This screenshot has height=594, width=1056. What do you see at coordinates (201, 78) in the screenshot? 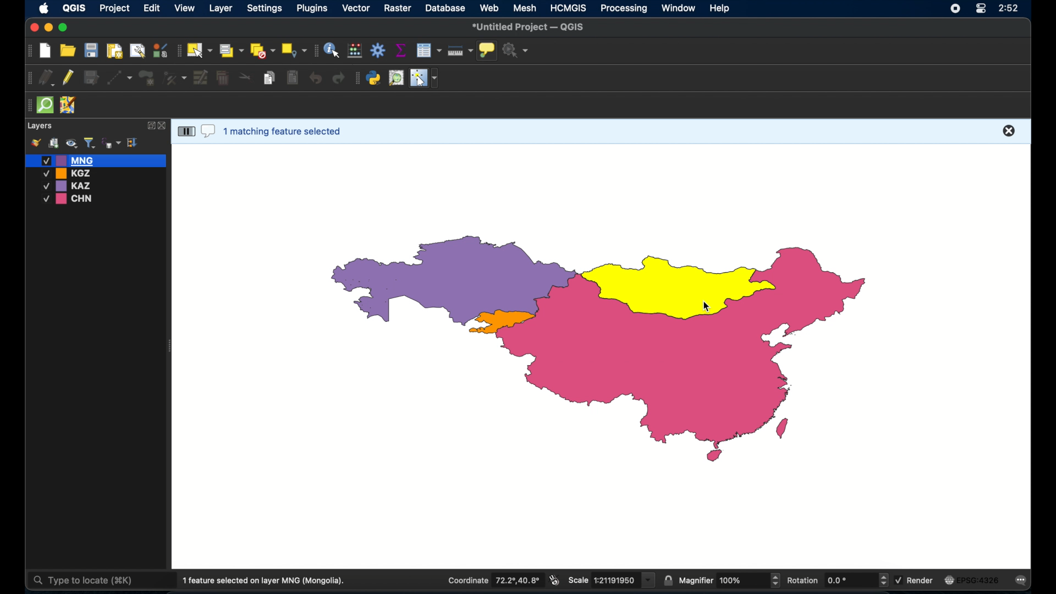
I see `modify attributes` at bounding box center [201, 78].